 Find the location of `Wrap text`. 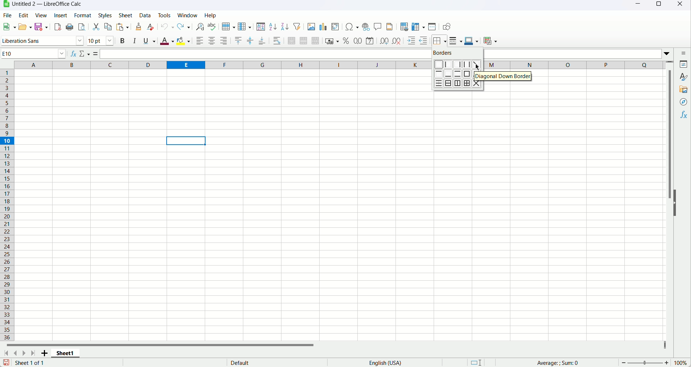

Wrap text is located at coordinates (277, 40).